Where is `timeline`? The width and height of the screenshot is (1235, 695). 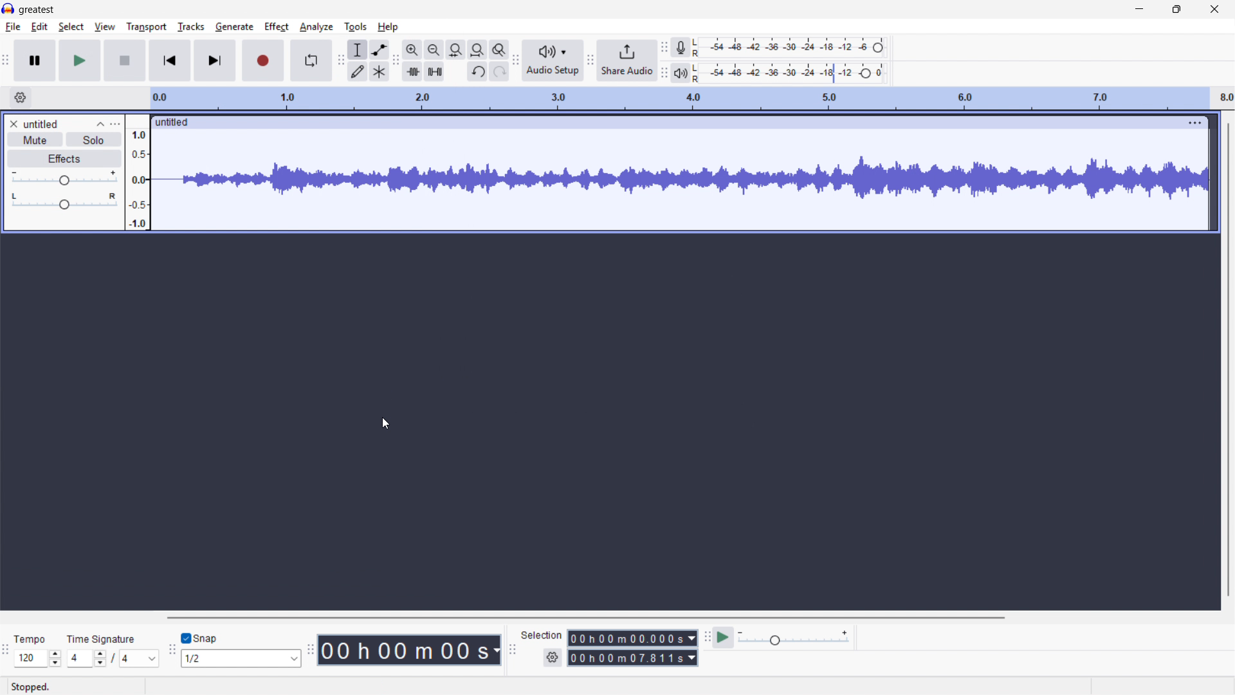 timeline is located at coordinates (692, 99).